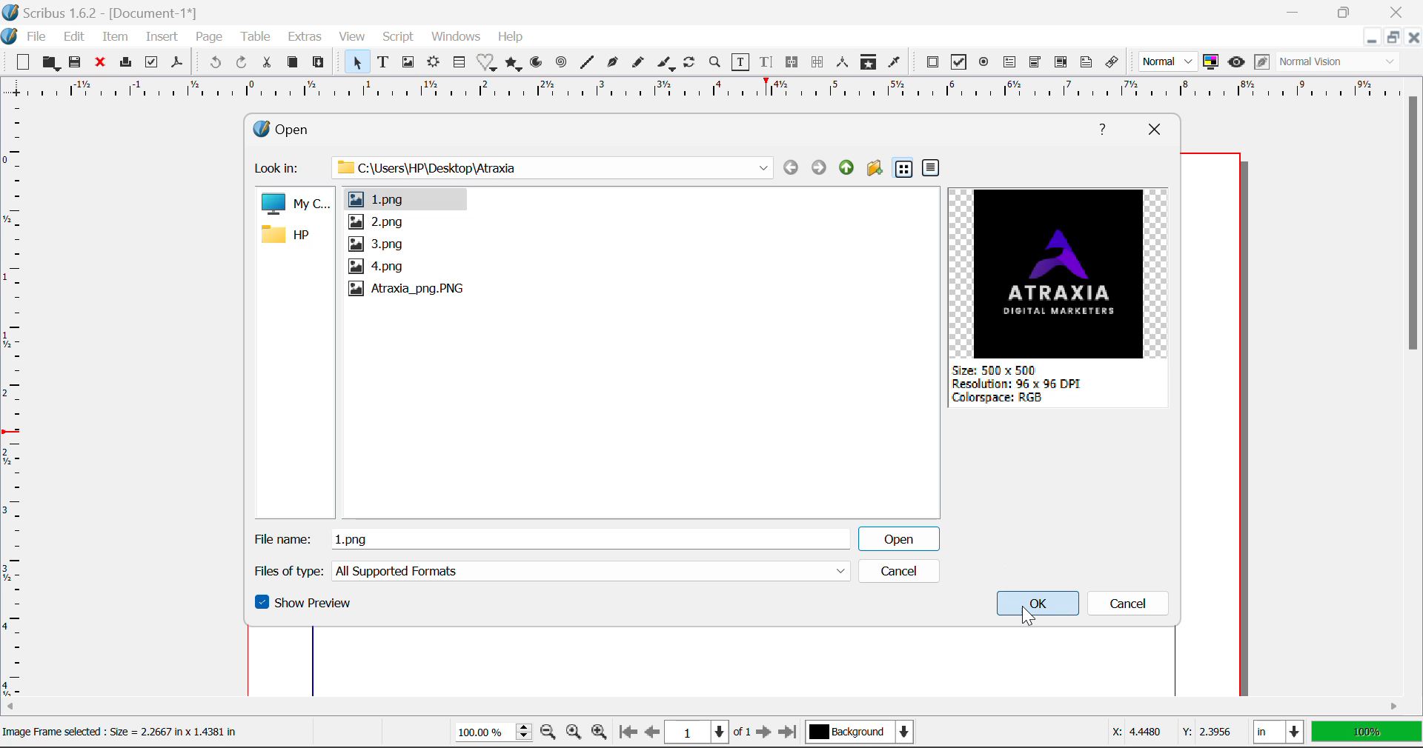  I want to click on Cut, so click(270, 61).